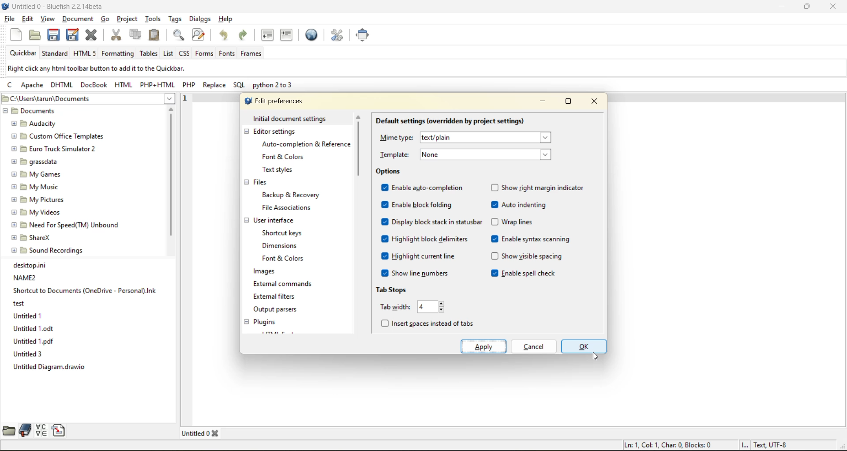 The height and width of the screenshot is (451, 847). Describe the element at coordinates (251, 54) in the screenshot. I see `frames` at that location.